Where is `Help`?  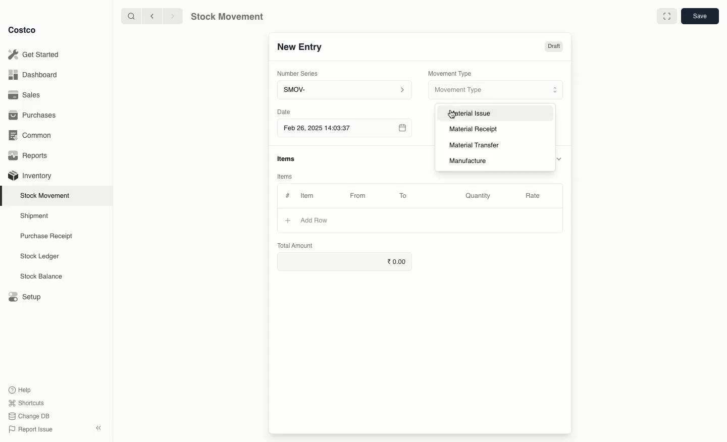
Help is located at coordinates (21, 389).